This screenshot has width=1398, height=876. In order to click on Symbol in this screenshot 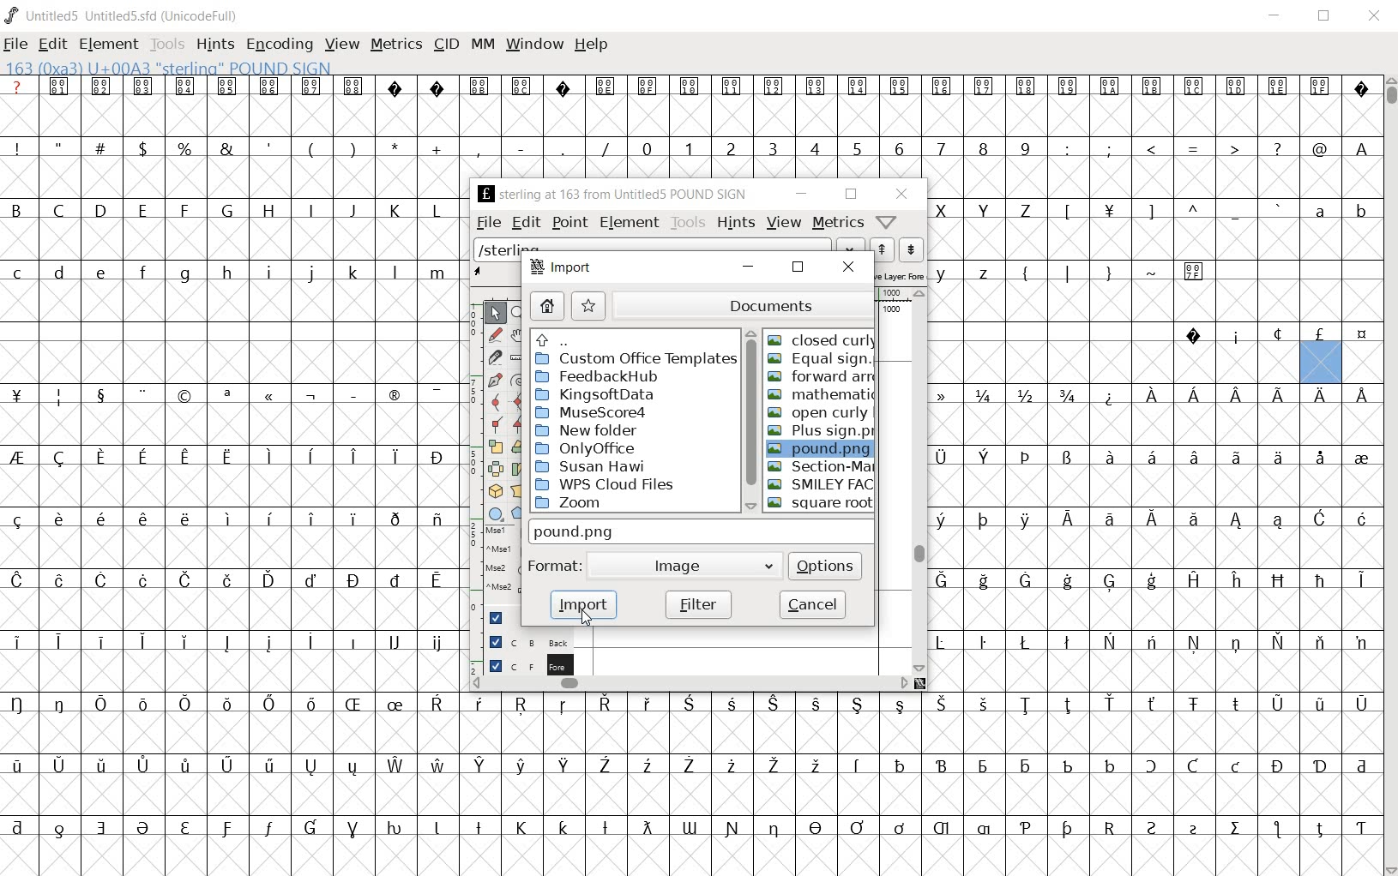, I will do `click(690, 87)`.